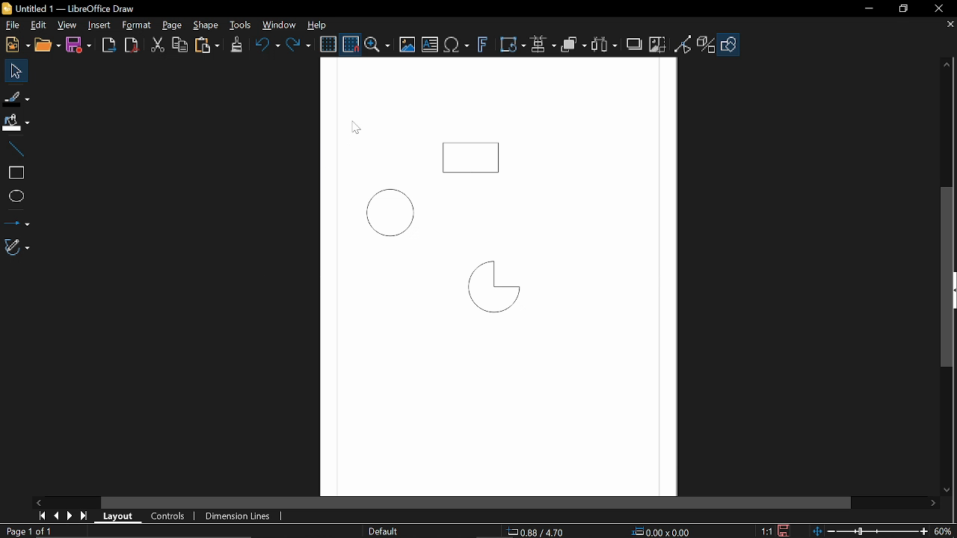 This screenshot has height=538, width=957. I want to click on Edit, so click(37, 26).